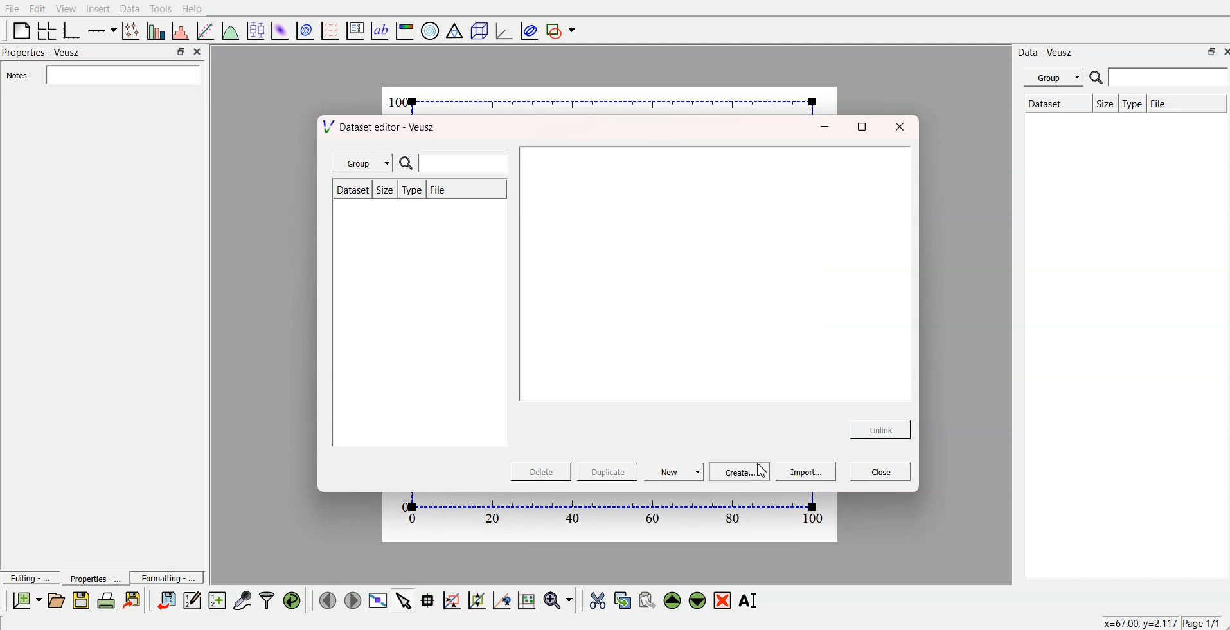 The height and width of the screenshot is (630, 1230). What do you see at coordinates (805, 473) in the screenshot?
I see `Import` at bounding box center [805, 473].